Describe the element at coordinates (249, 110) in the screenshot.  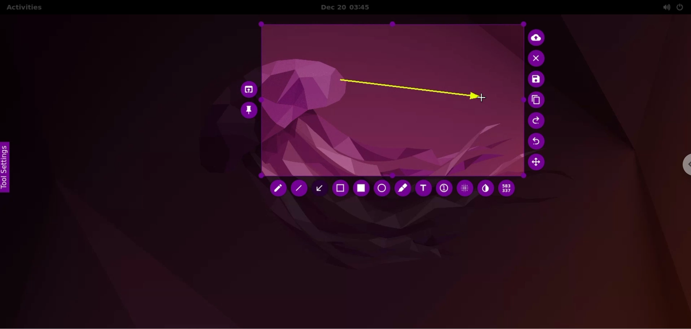
I see `pin` at that location.